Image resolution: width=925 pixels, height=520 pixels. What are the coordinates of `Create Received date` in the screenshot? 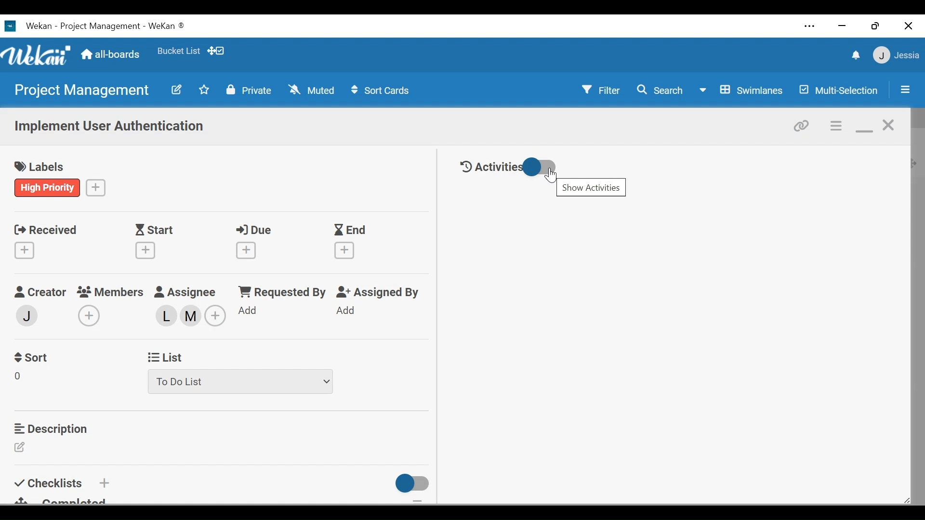 It's located at (25, 249).